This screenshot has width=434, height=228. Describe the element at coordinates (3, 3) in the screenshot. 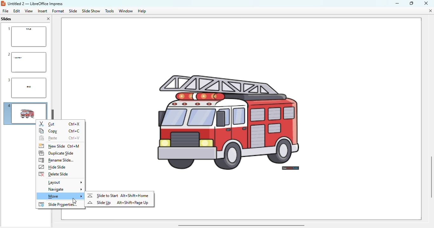

I see `logo` at that location.